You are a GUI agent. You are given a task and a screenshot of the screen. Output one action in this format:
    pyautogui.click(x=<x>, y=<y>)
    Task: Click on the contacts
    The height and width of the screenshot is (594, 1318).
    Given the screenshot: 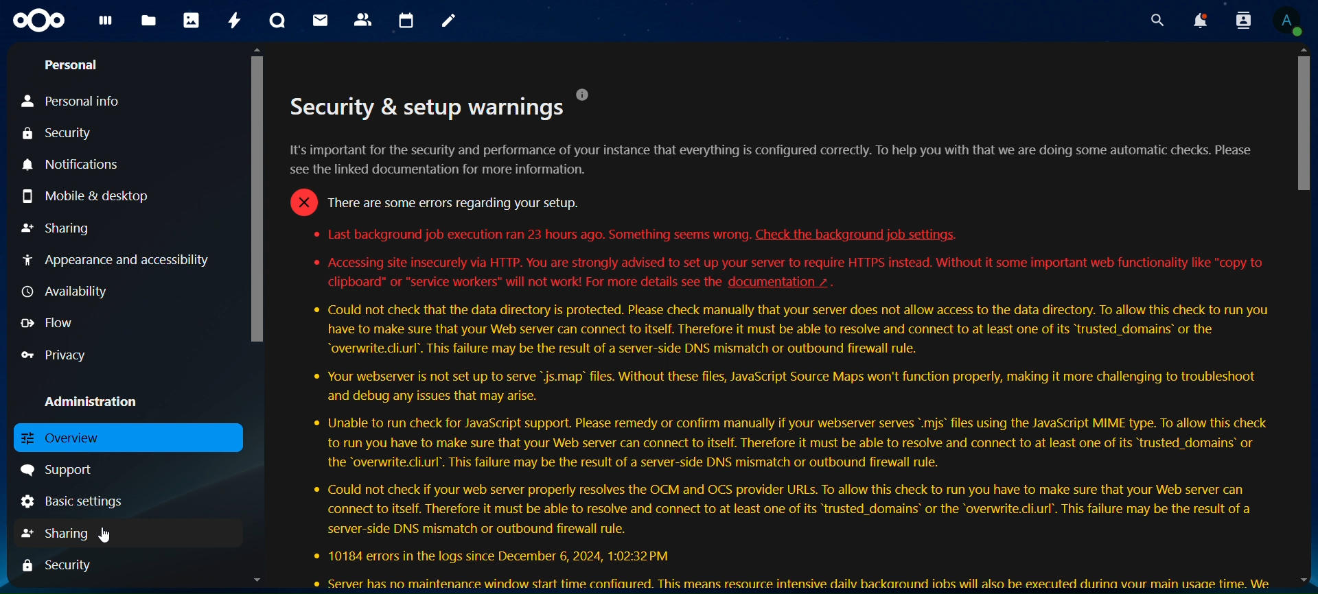 What is the action you would take?
    pyautogui.click(x=362, y=19)
    